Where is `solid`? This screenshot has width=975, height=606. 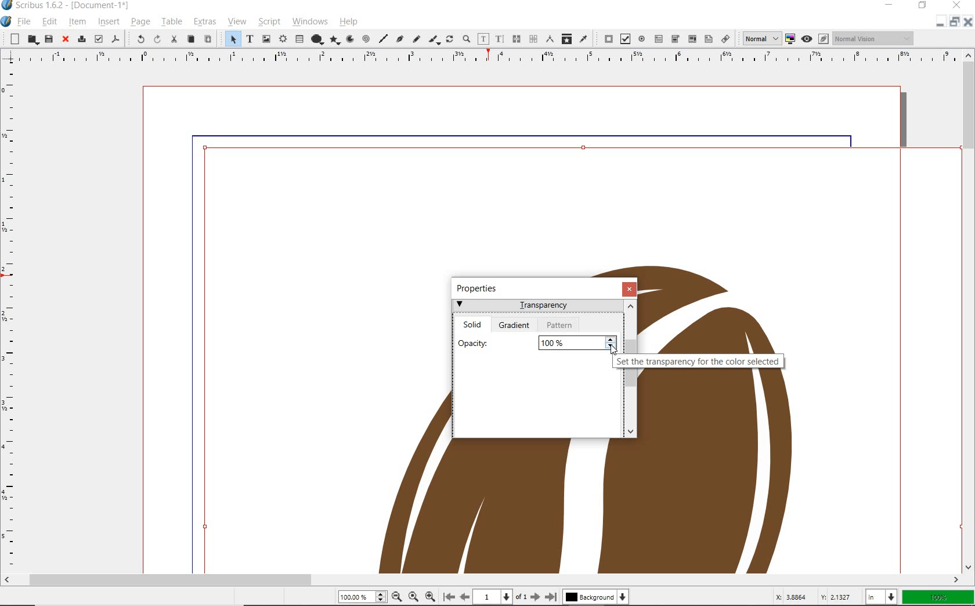
solid is located at coordinates (474, 323).